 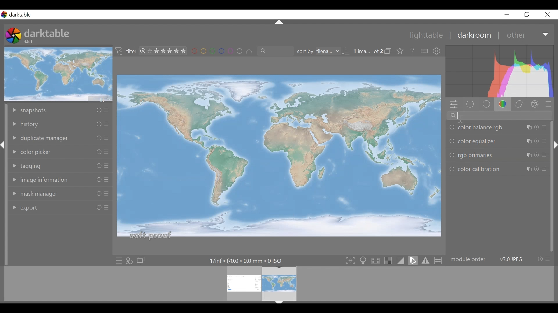 What do you see at coordinates (532, 169) in the screenshot?
I see `` at bounding box center [532, 169].